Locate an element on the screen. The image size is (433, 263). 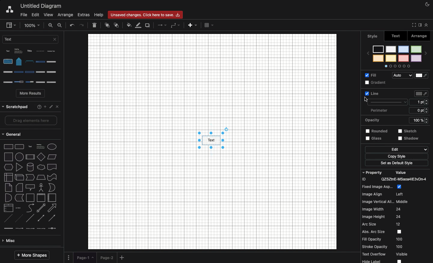
shape is located at coordinates (31, 155).